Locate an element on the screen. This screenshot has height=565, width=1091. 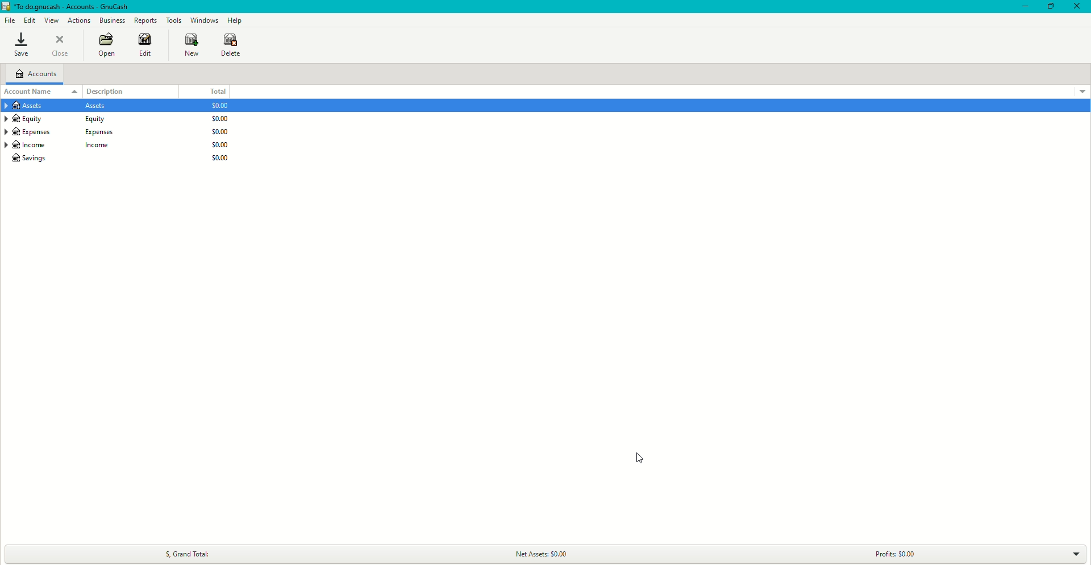
Grand Total is located at coordinates (186, 552).